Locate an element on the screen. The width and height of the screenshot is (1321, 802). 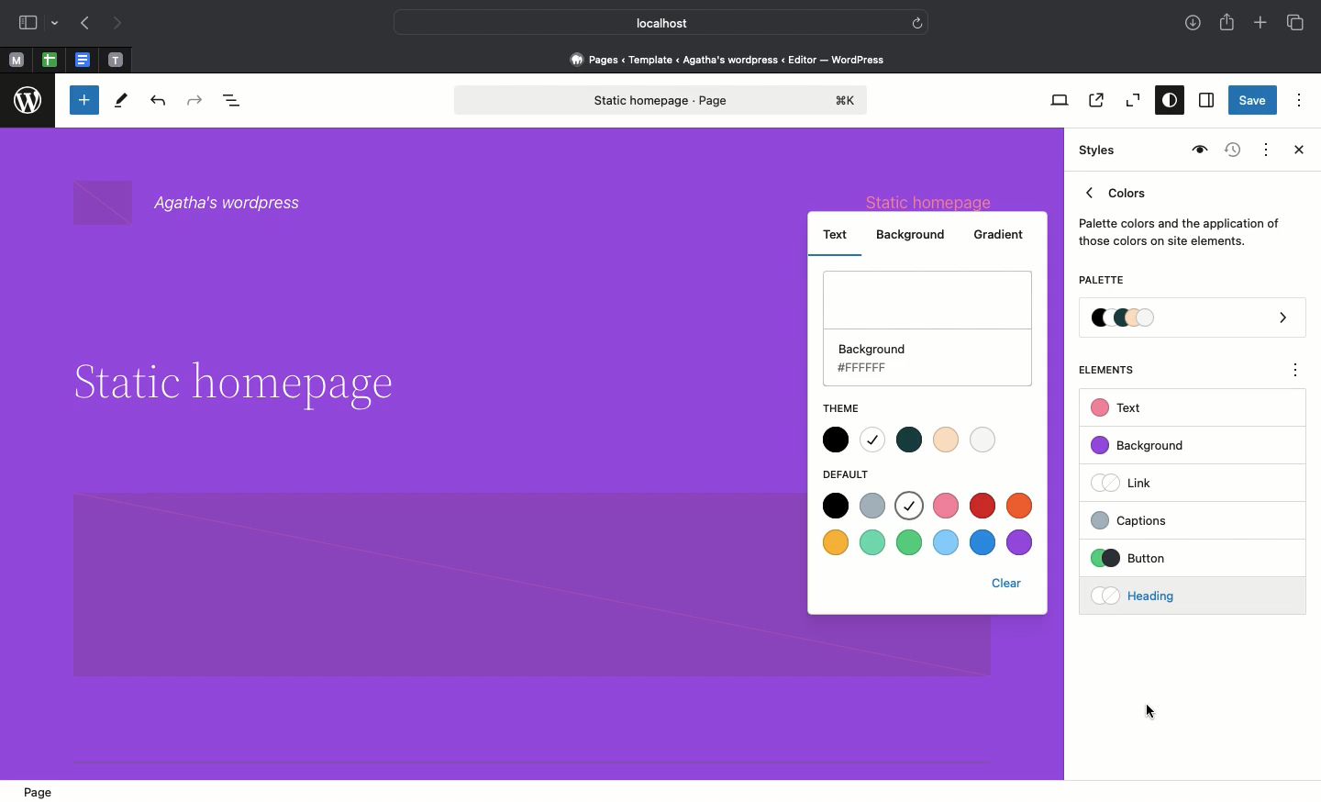
Theme is located at coordinates (842, 404).